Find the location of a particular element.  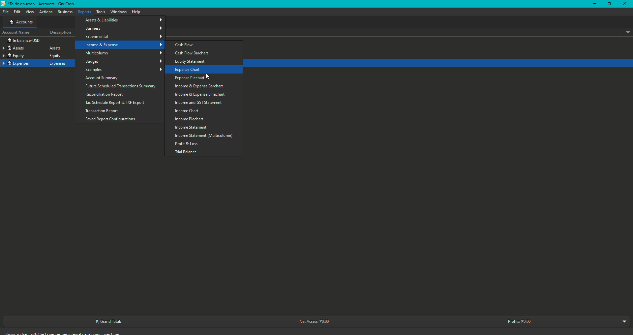

Equity Statement is located at coordinates (192, 62).